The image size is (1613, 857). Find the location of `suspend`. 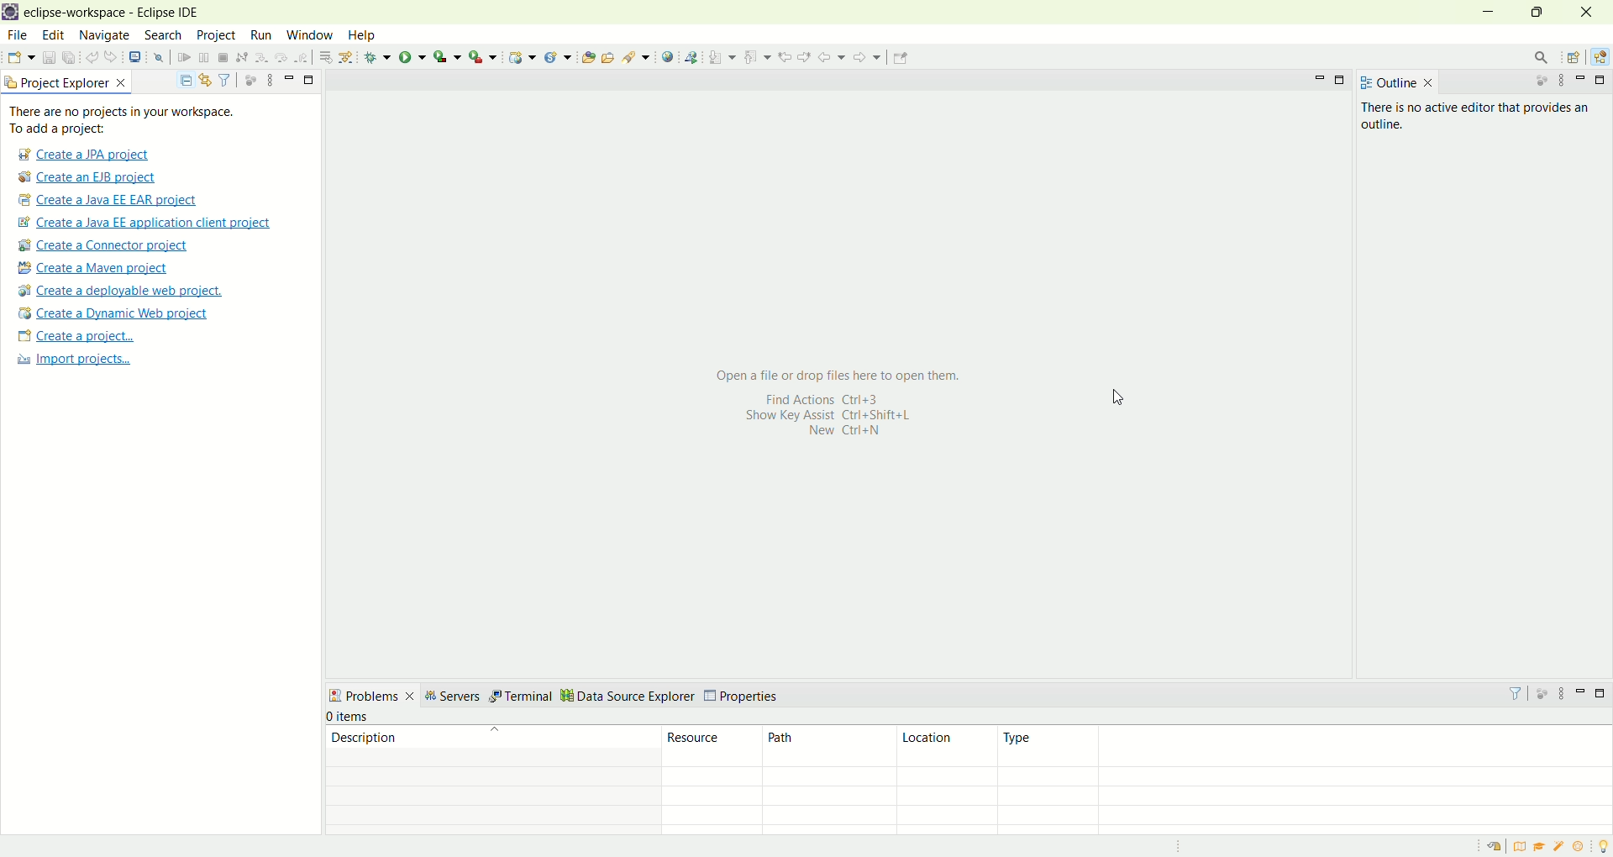

suspend is located at coordinates (202, 58).